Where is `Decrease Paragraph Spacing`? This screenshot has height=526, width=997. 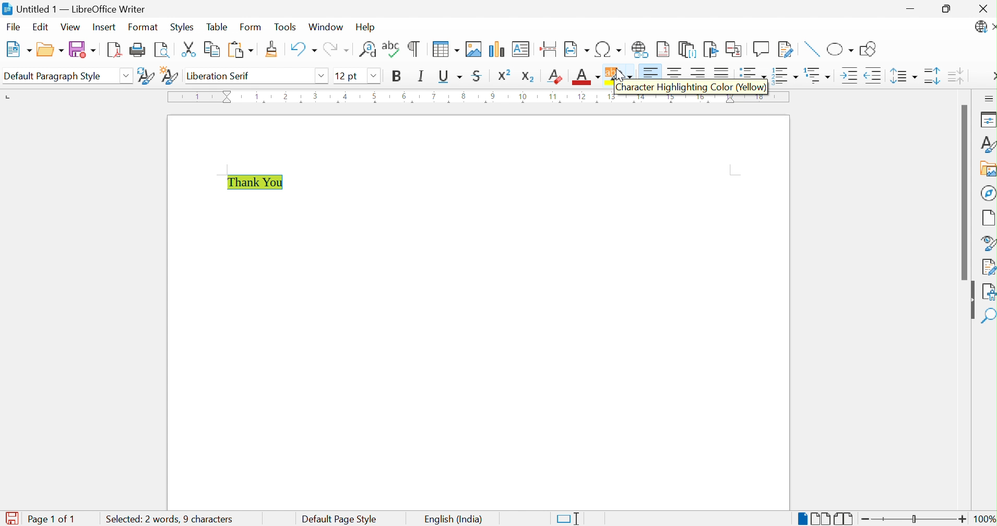
Decrease Paragraph Spacing is located at coordinates (957, 77).